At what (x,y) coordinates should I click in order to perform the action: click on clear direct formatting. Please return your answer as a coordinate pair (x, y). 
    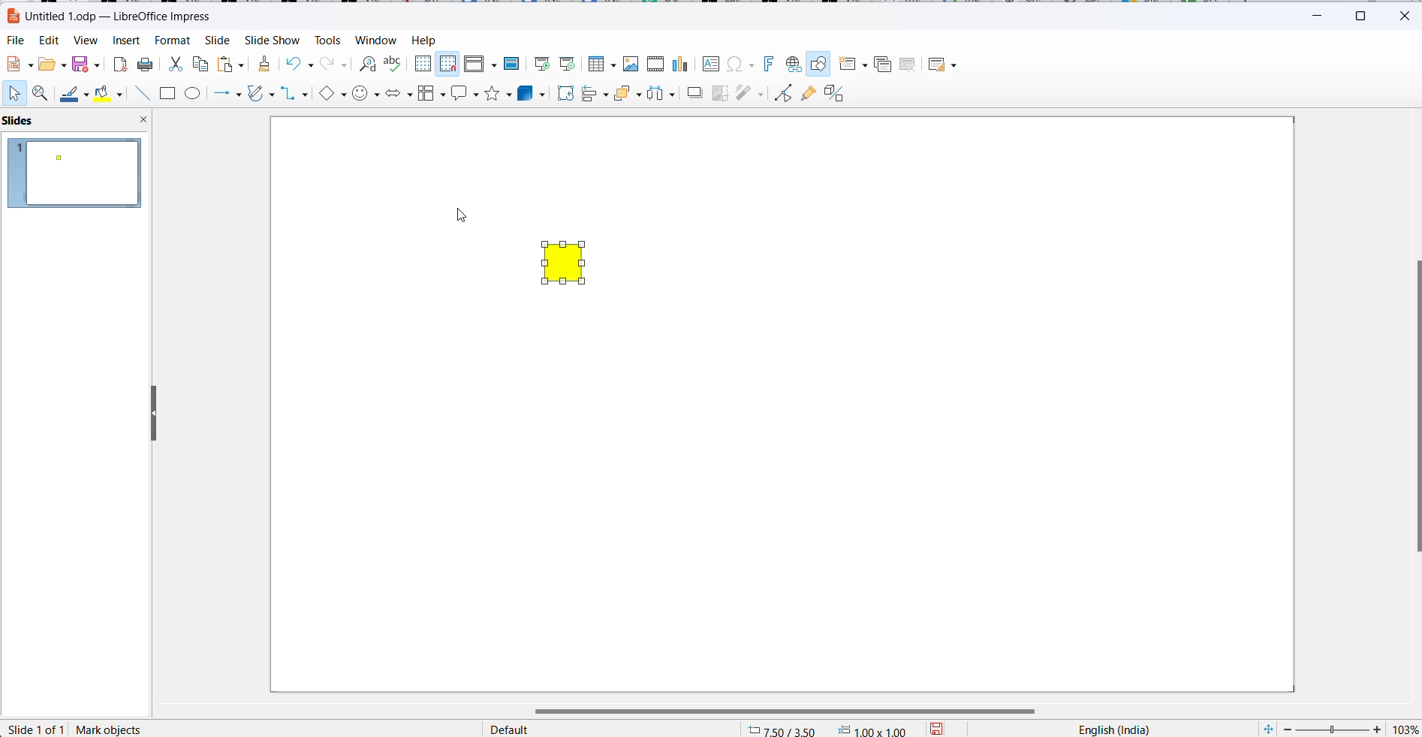
    Looking at the image, I should click on (263, 64).